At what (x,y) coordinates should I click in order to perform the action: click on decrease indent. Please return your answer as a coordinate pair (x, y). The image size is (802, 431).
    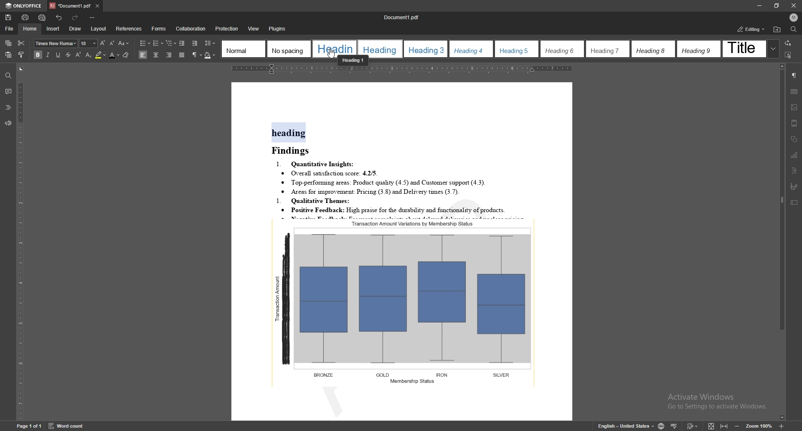
    Looking at the image, I should click on (182, 43).